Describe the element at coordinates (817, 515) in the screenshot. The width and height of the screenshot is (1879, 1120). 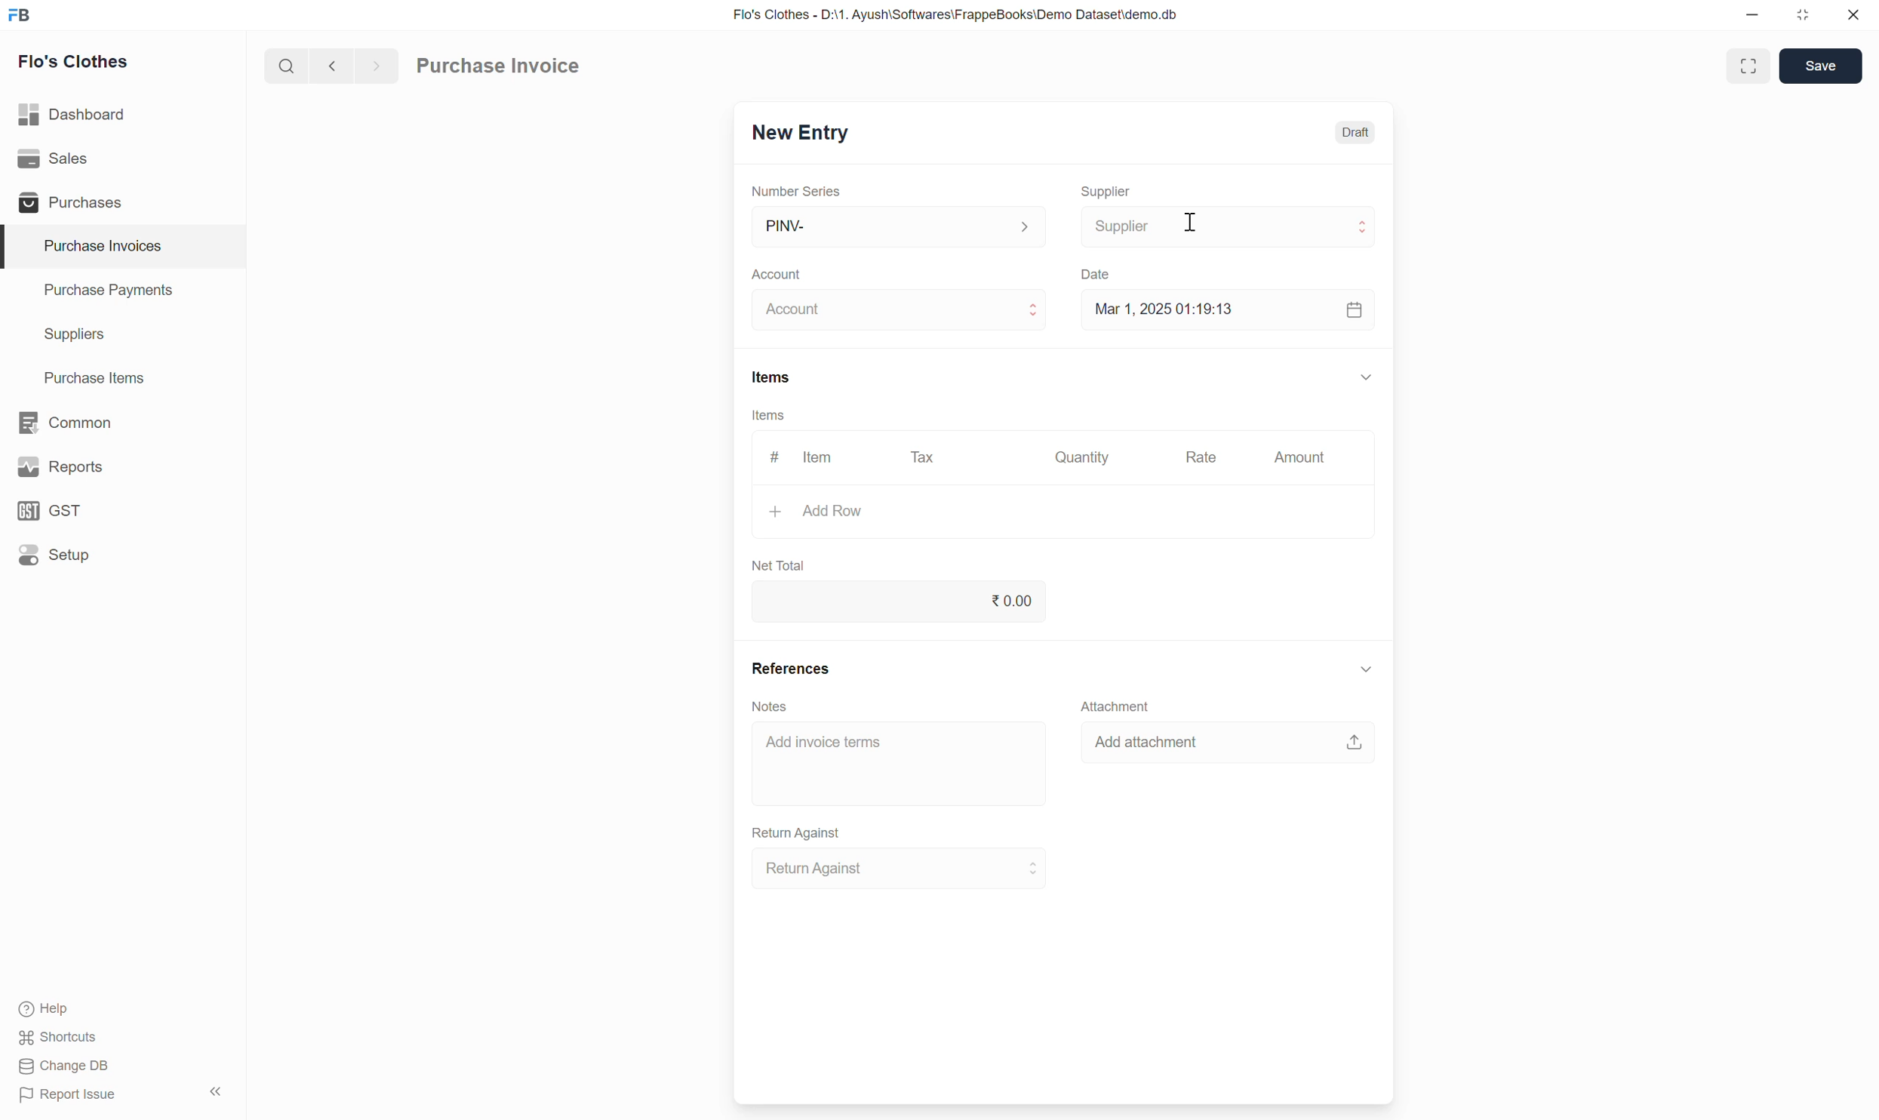
I see `+ Add Row` at that location.